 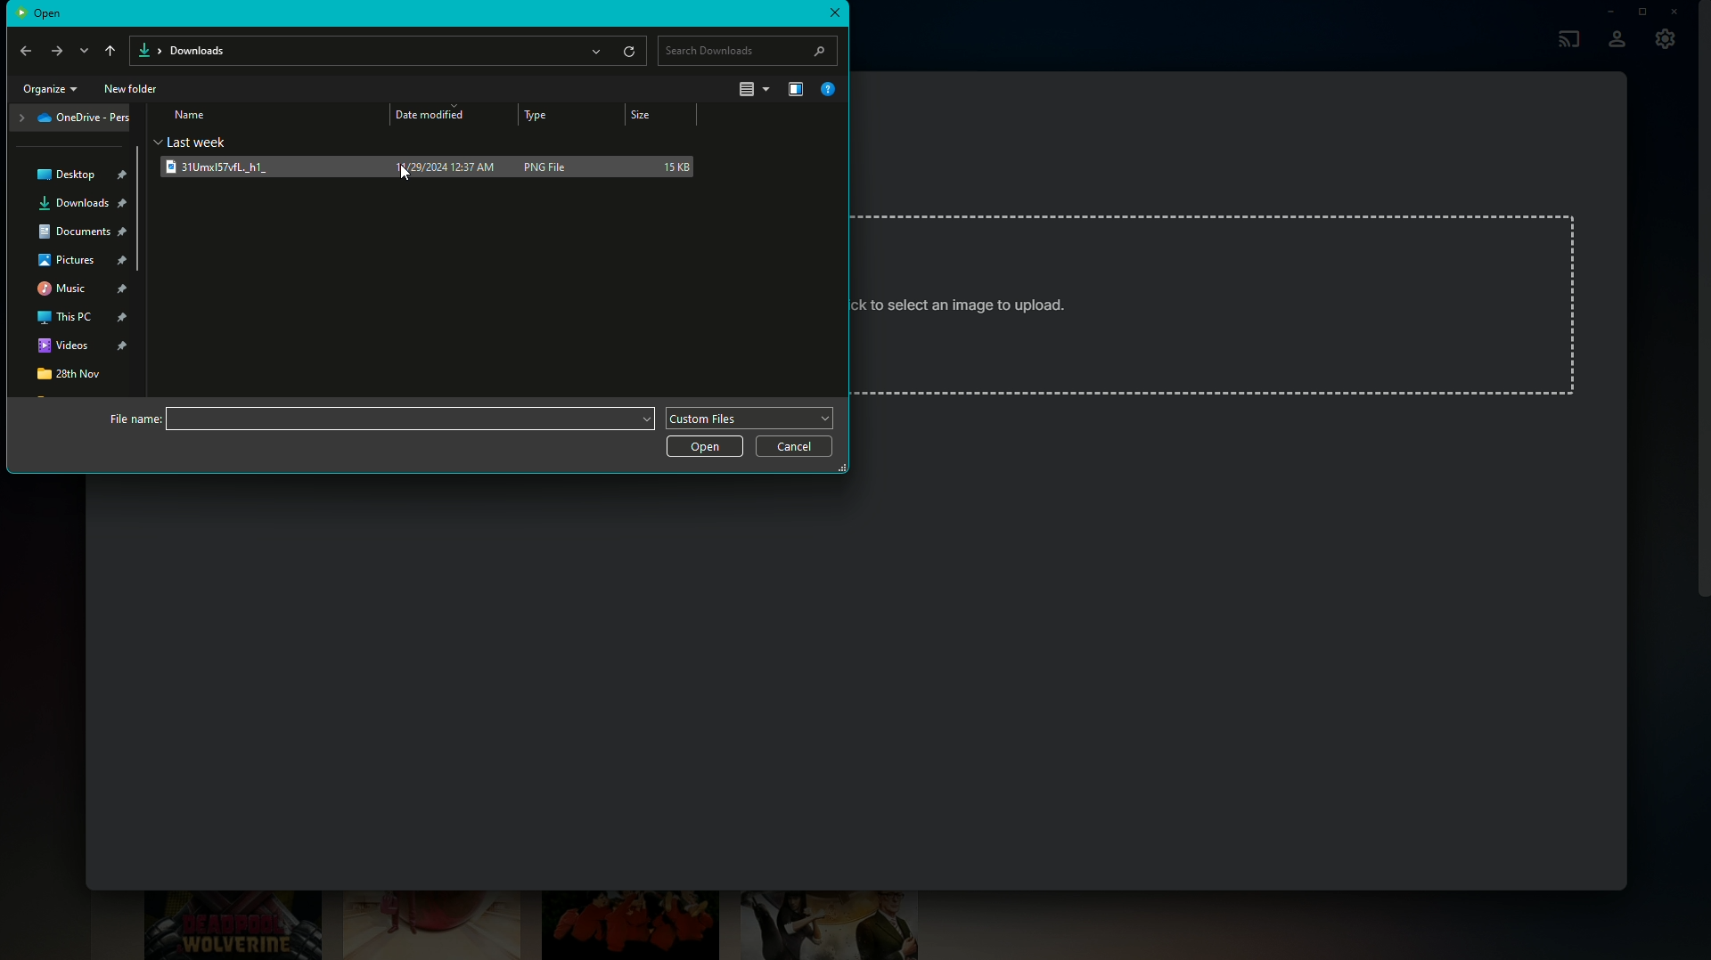 What do you see at coordinates (84, 205) in the screenshot?
I see `Downloads` at bounding box center [84, 205].